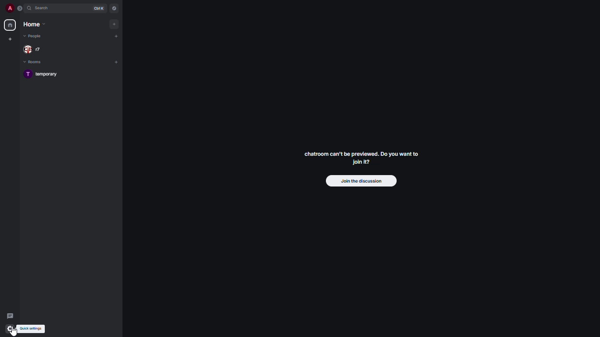  Describe the element at coordinates (10, 329) in the screenshot. I see `cursor` at that location.